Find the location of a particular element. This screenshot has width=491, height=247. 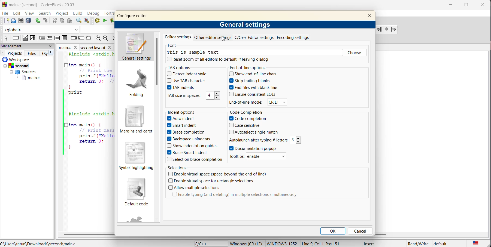

undo is located at coordinates (37, 20).